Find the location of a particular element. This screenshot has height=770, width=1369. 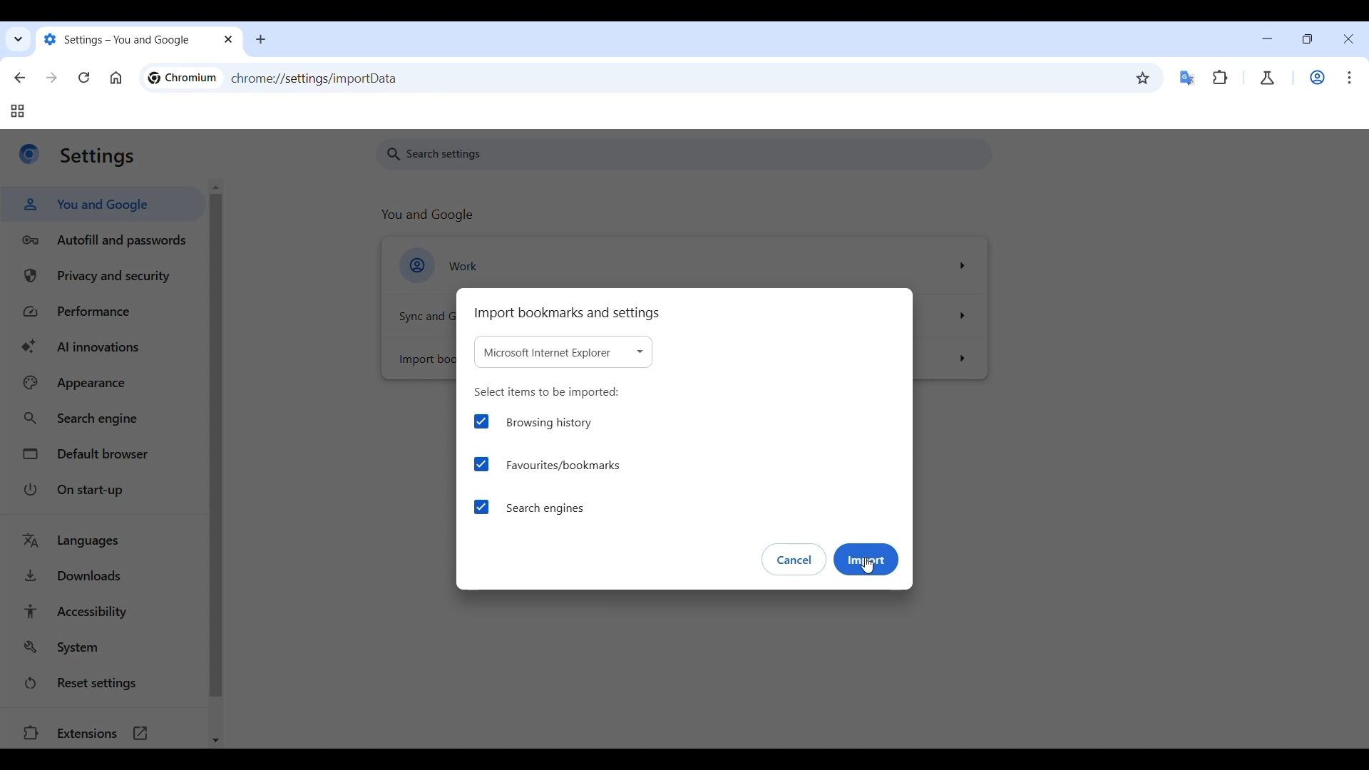

Quick slide to bottom is located at coordinates (216, 741).